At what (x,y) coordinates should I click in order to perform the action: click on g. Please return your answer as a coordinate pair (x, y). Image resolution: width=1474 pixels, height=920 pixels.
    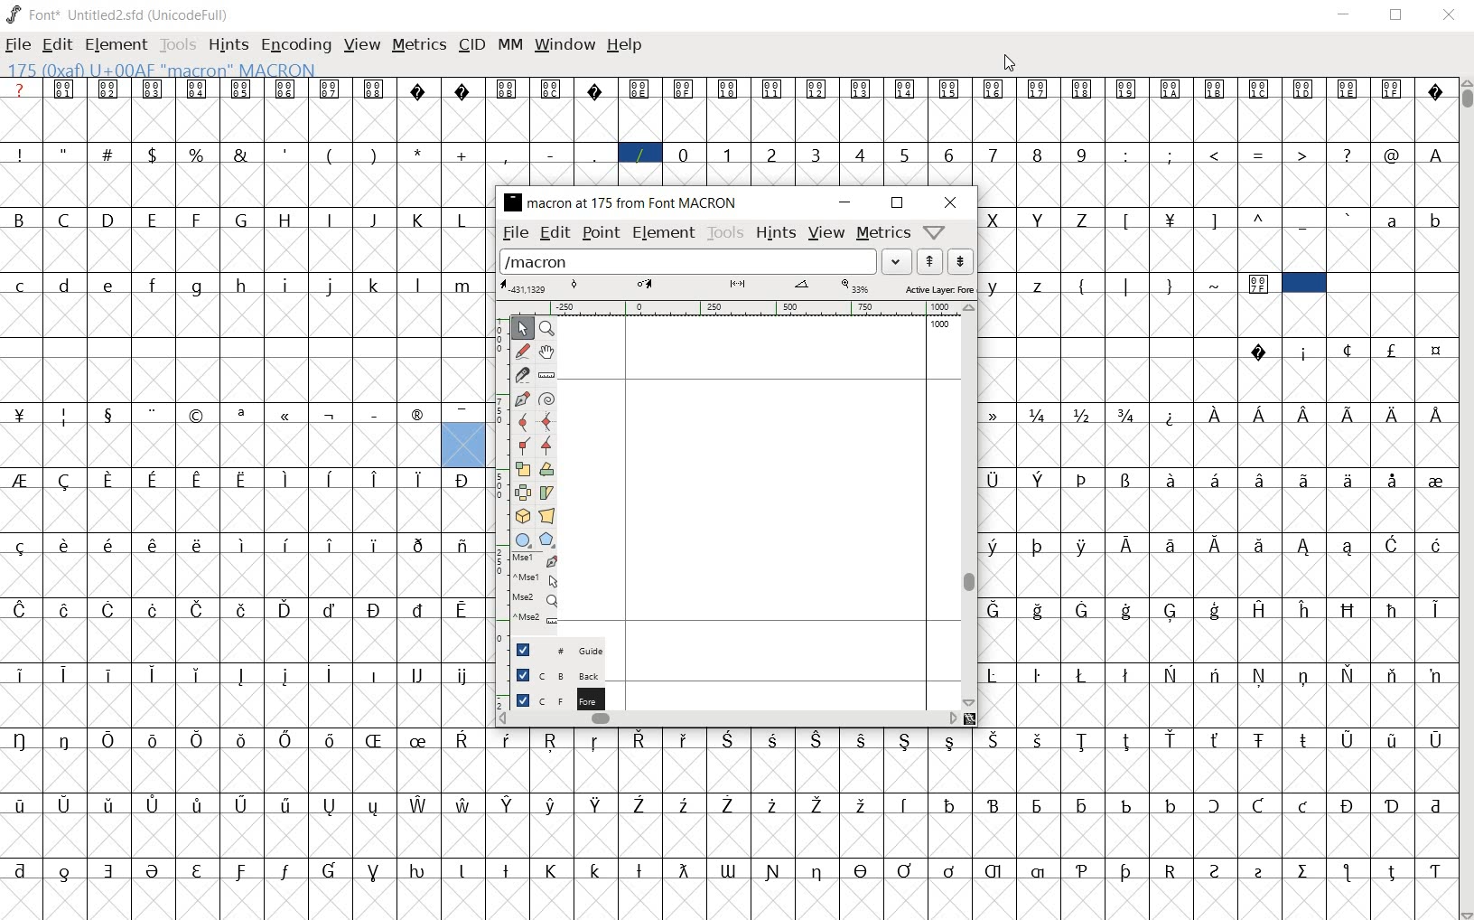
    Looking at the image, I should click on (200, 286).